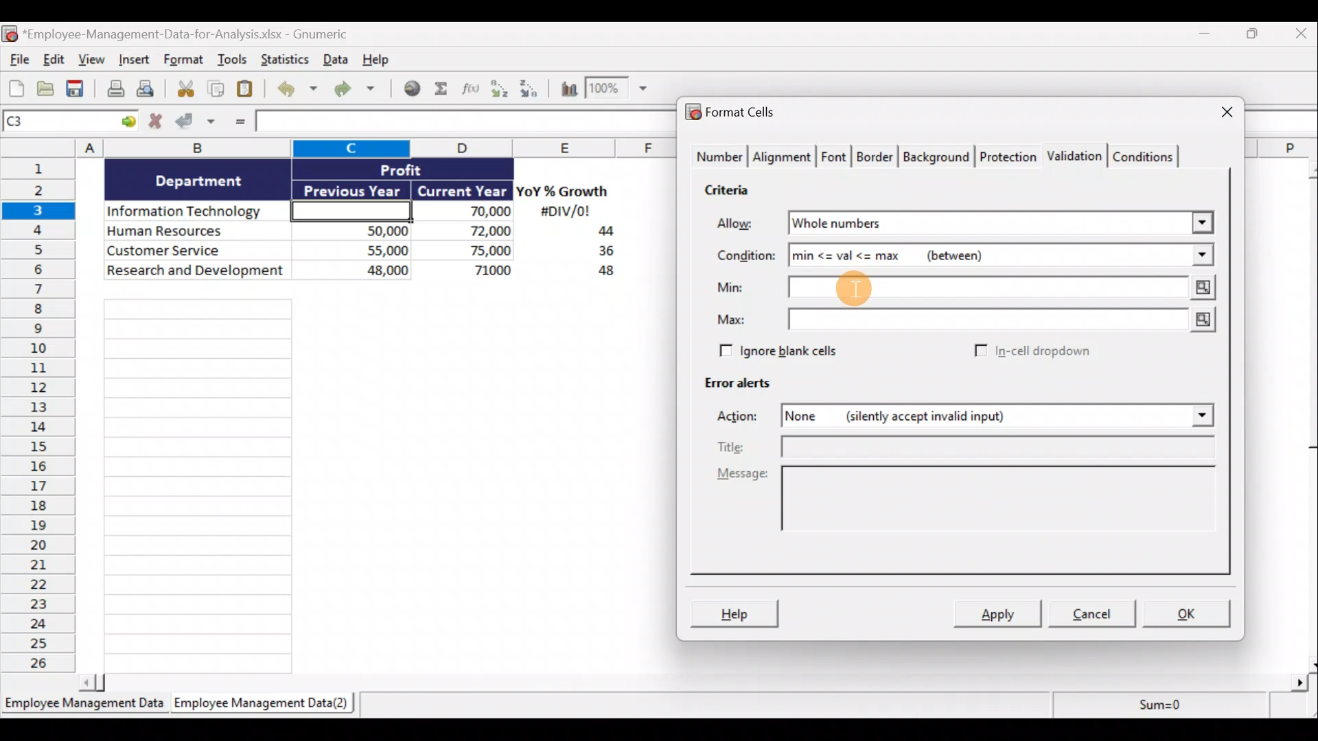 The height and width of the screenshot is (741, 1318). What do you see at coordinates (197, 123) in the screenshot?
I see `Accept changes` at bounding box center [197, 123].